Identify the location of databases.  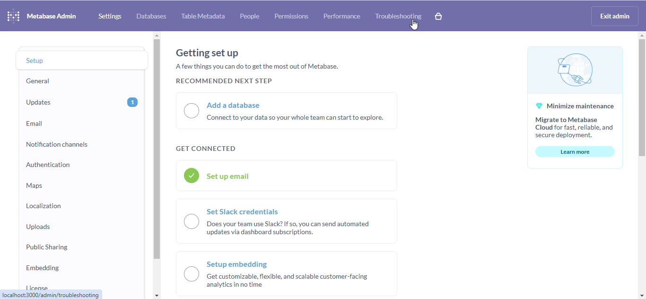
(151, 17).